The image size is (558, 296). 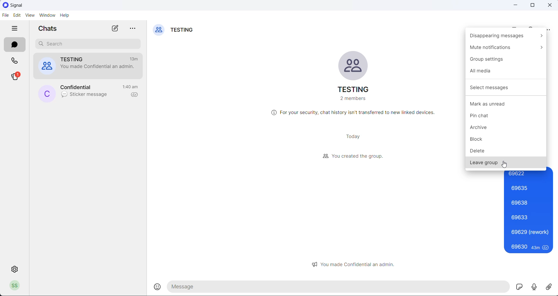 I want to click on emojis, so click(x=159, y=287).